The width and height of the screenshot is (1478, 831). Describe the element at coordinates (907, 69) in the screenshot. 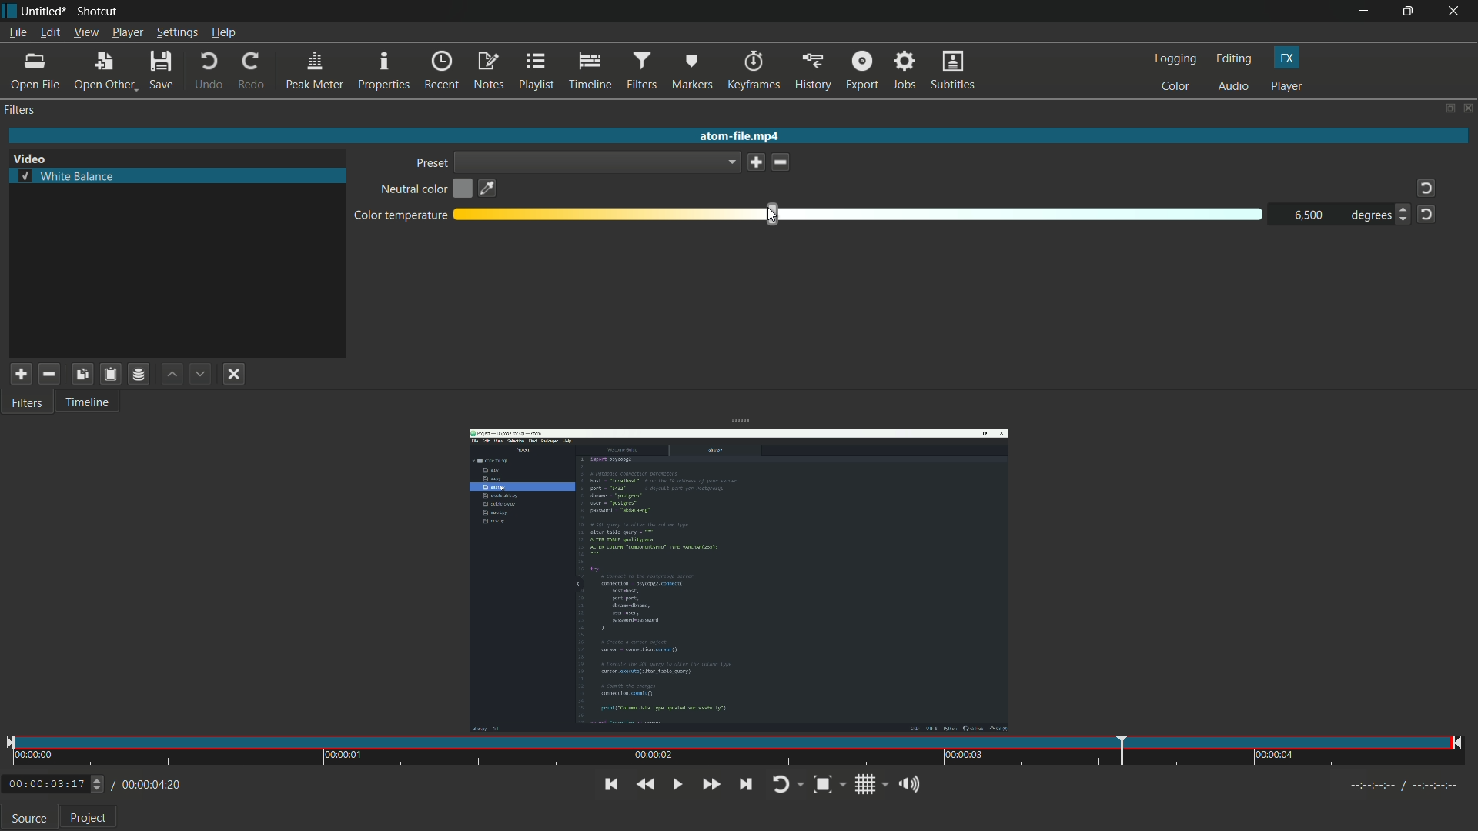

I see `jobs` at that location.